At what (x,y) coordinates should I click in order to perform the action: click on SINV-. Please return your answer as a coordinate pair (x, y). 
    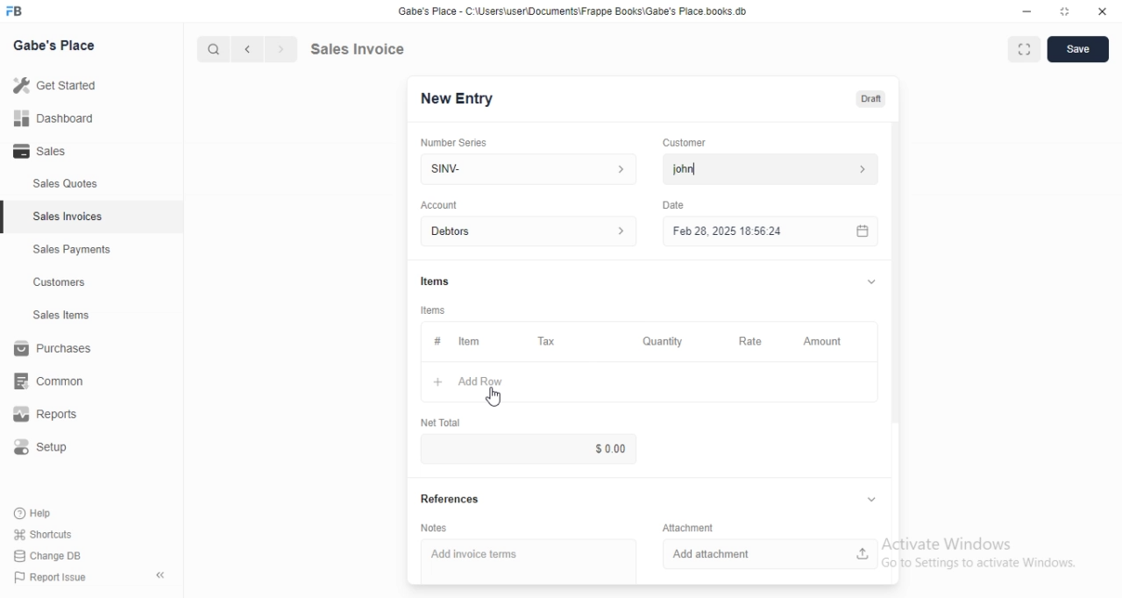
    Looking at the image, I should click on (528, 167).